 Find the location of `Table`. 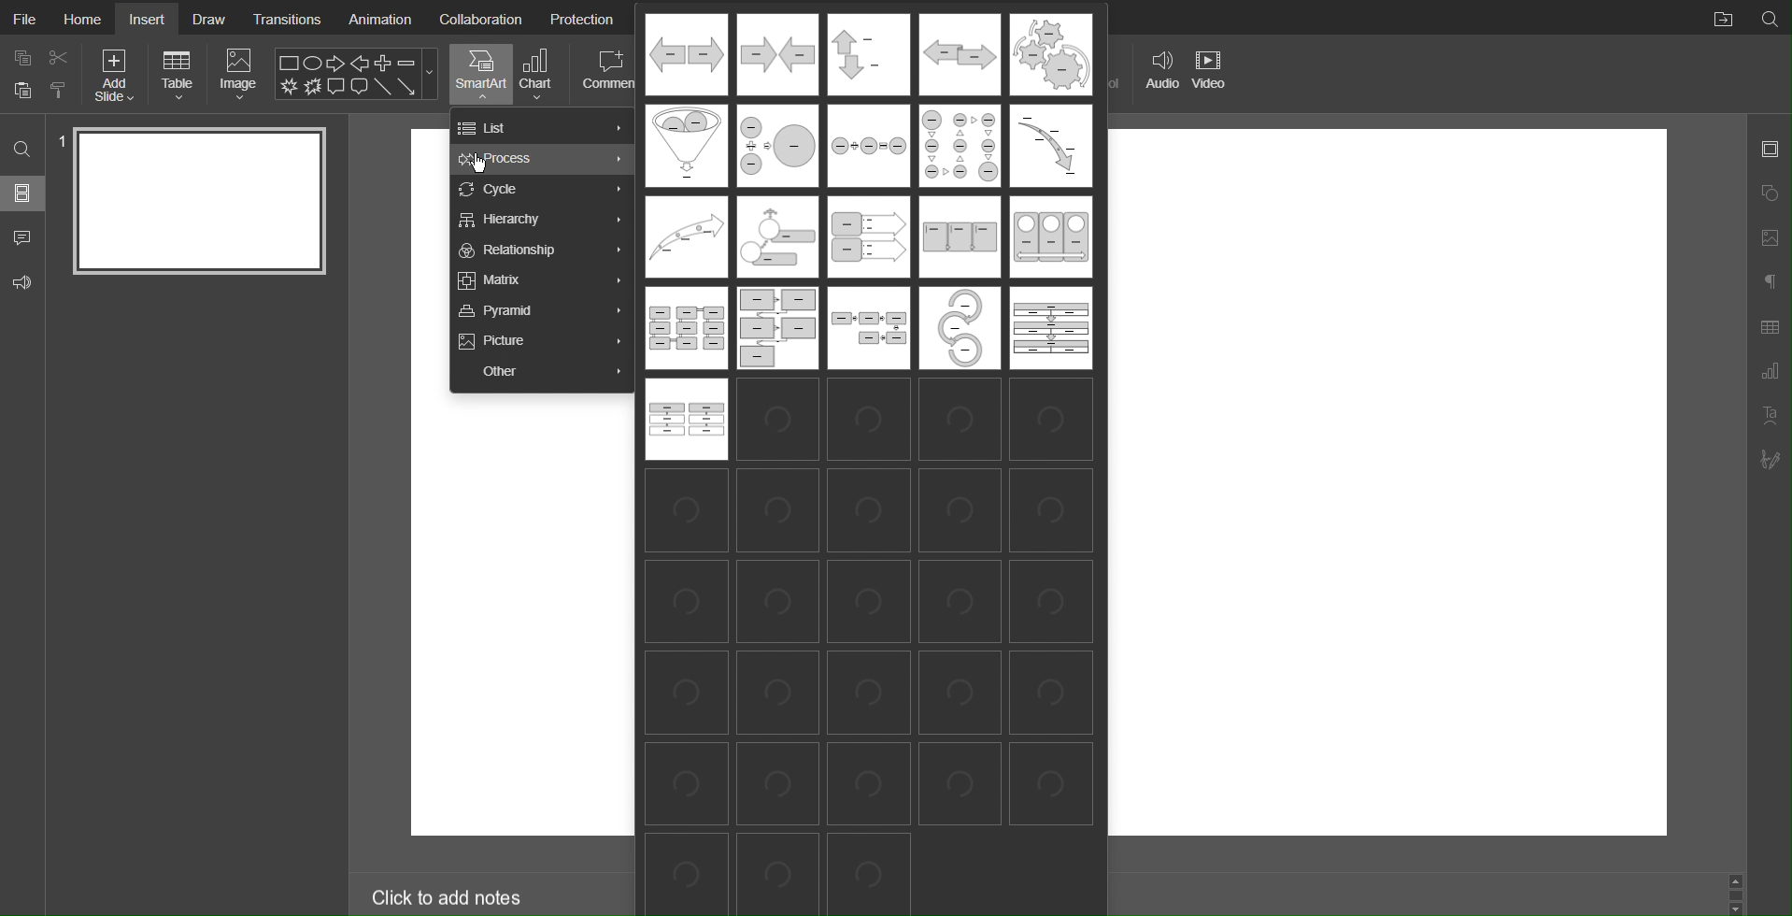

Table is located at coordinates (178, 75).